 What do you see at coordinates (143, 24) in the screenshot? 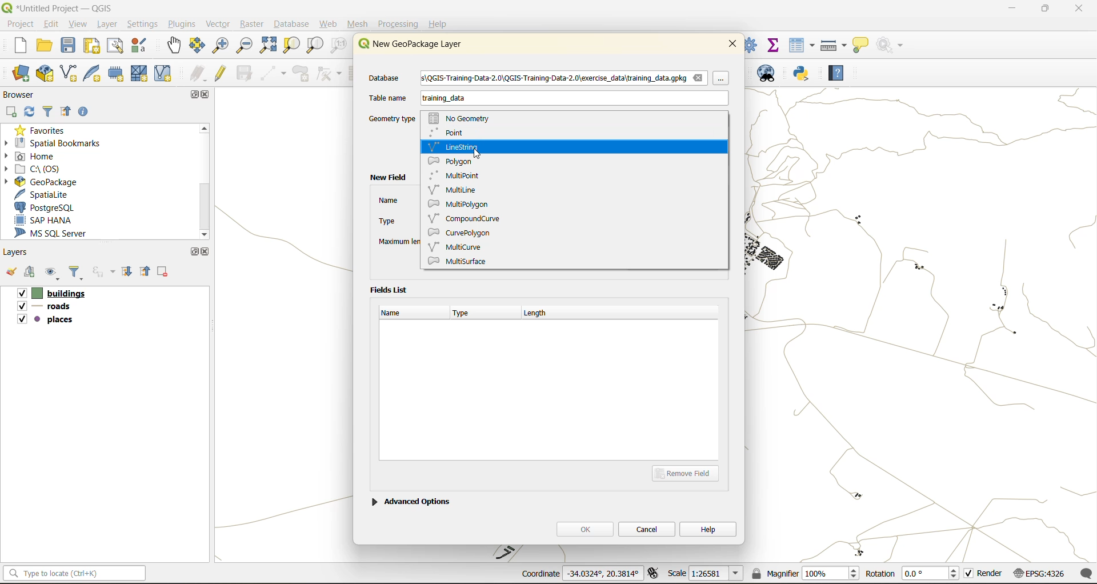
I see `settings` at bounding box center [143, 24].